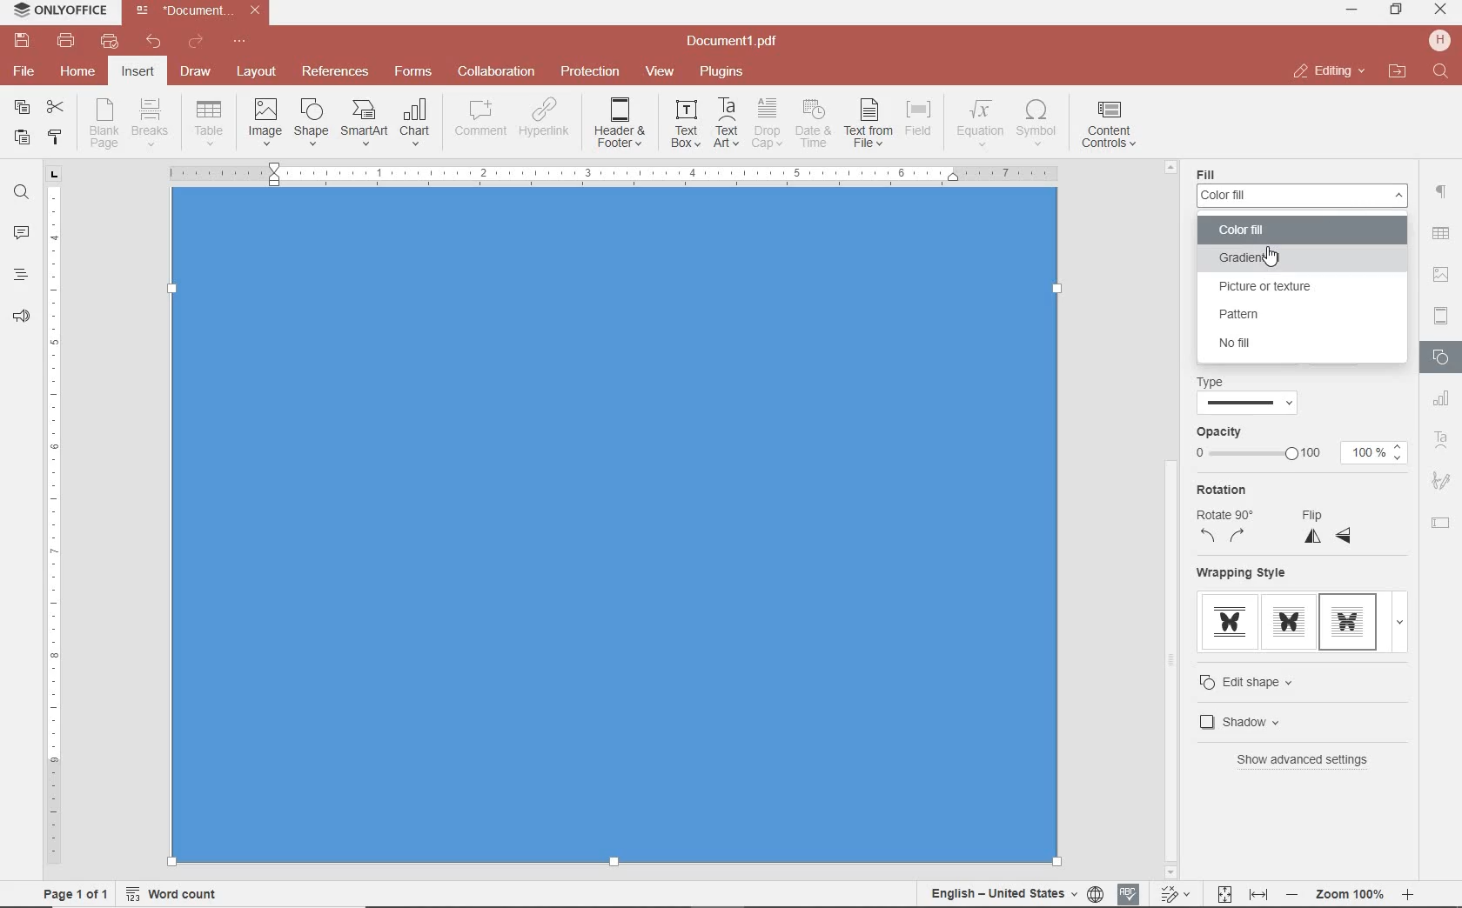  Describe the element at coordinates (21, 274) in the screenshot. I see `heading` at that location.